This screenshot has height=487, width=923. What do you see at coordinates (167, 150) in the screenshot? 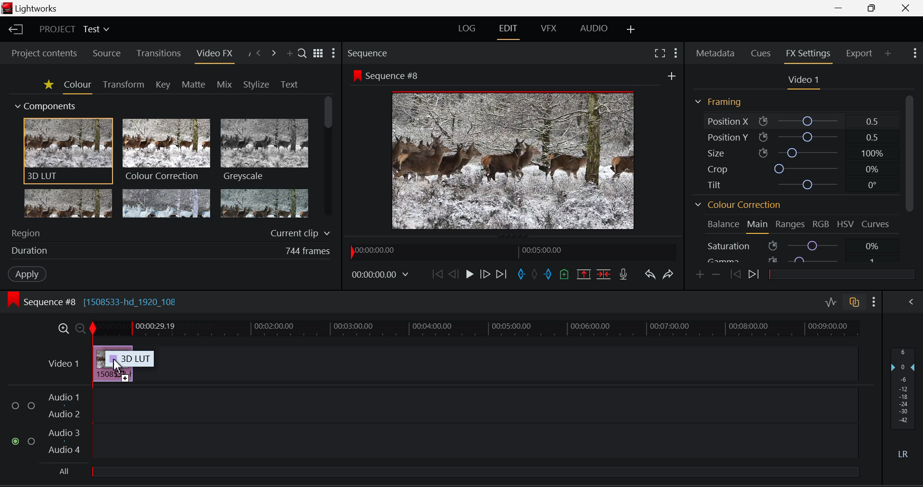
I see `Colour Correction` at bounding box center [167, 150].